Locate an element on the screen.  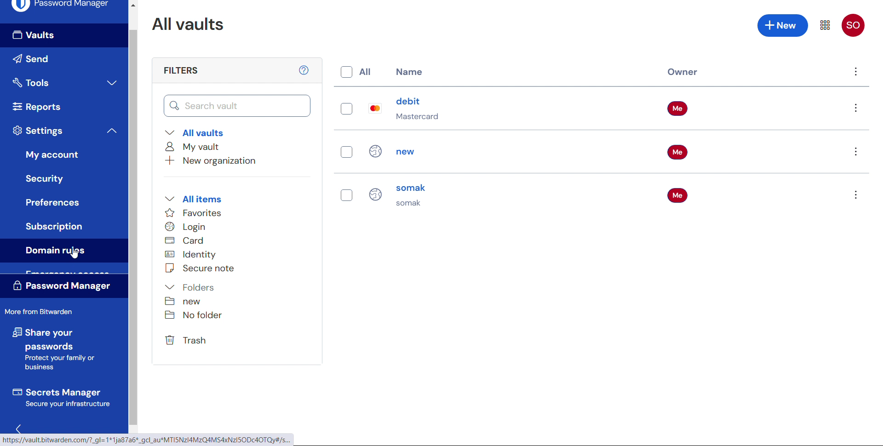
help  is located at coordinates (304, 70).